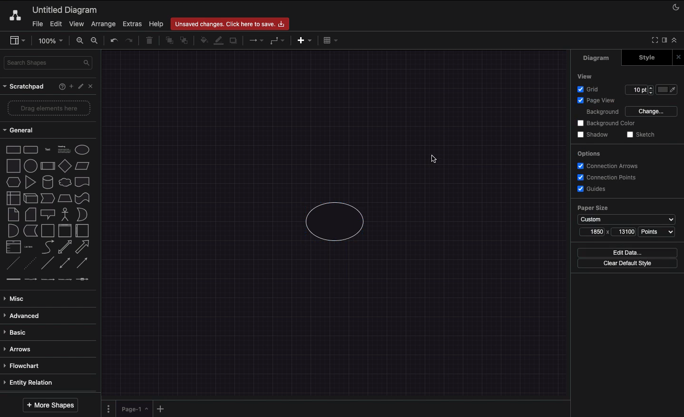 This screenshot has height=417, width=684. Describe the element at coordinates (665, 41) in the screenshot. I see `Format` at that location.